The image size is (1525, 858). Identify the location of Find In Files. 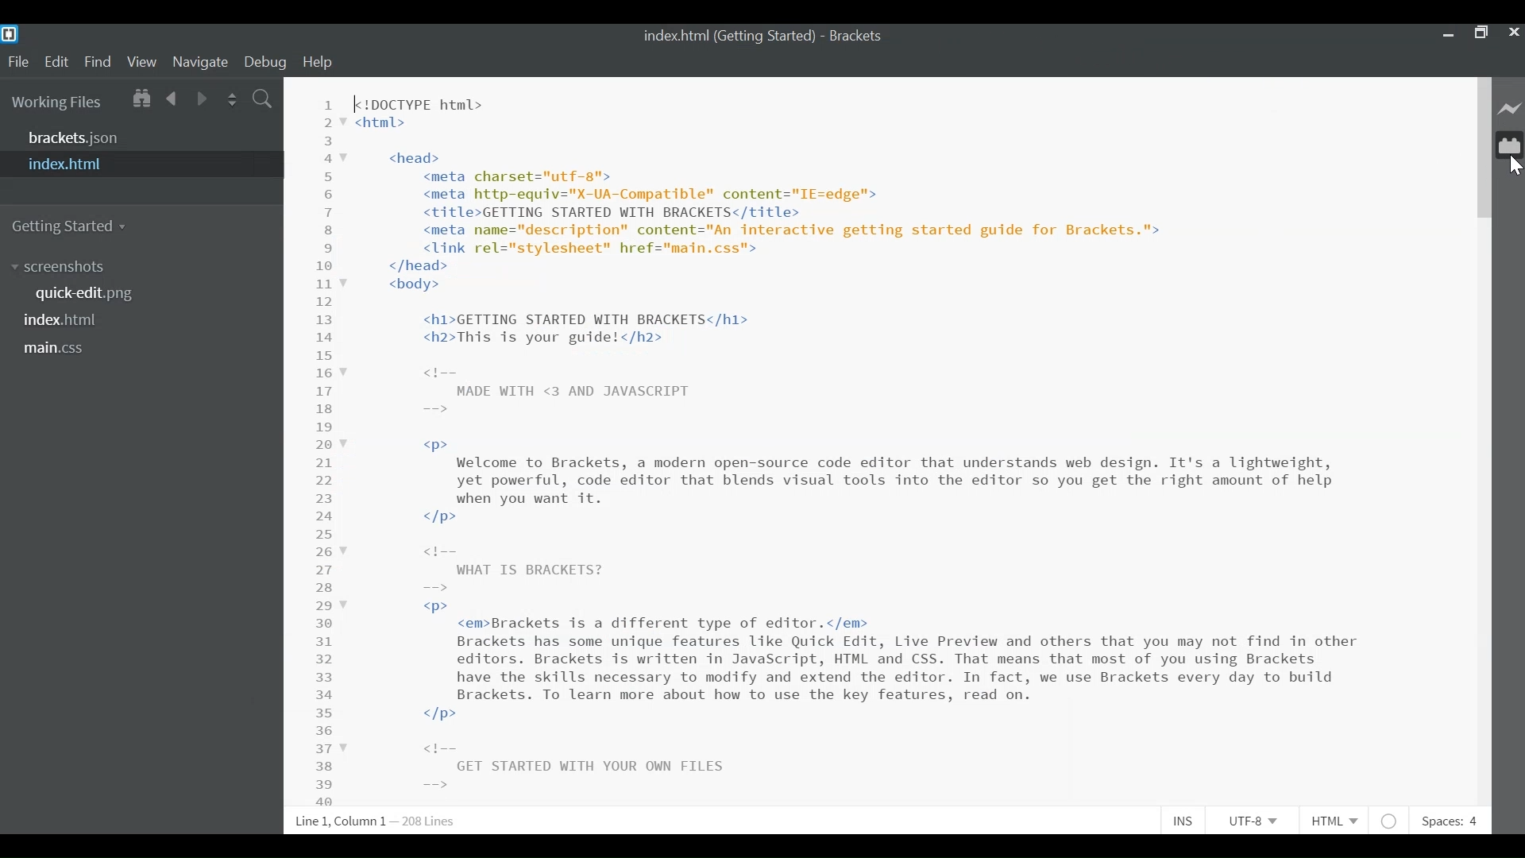
(264, 98).